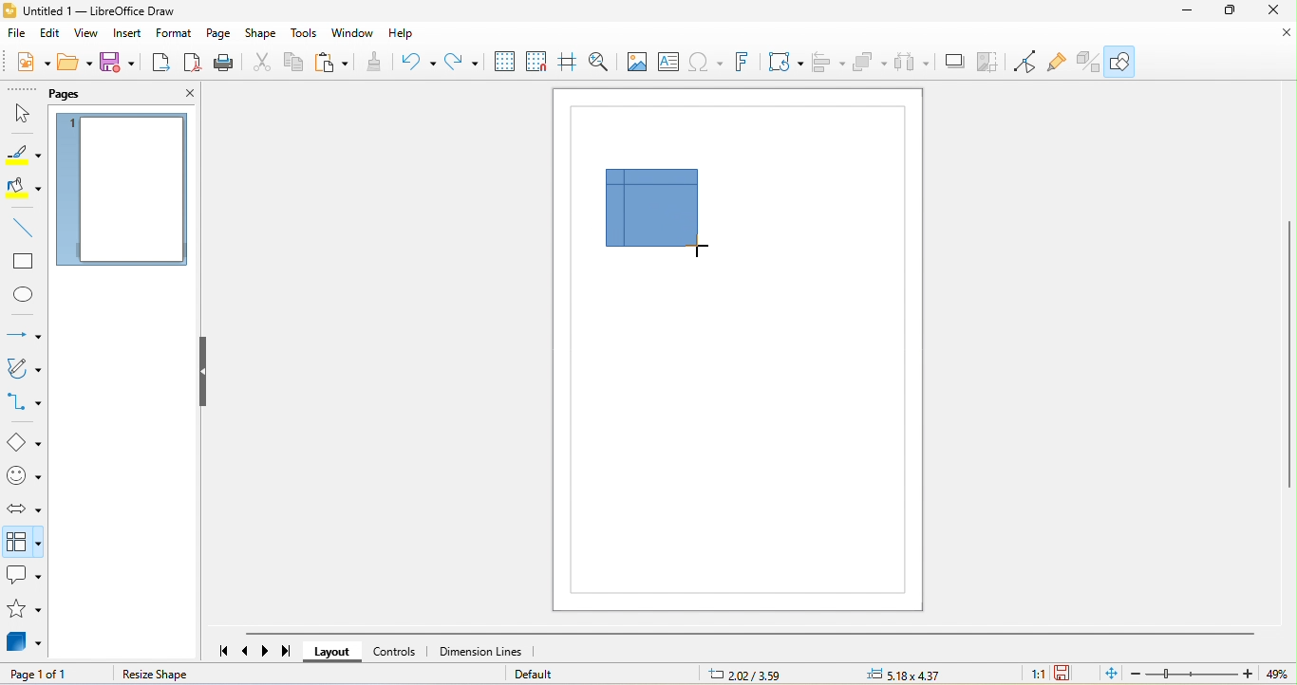  I want to click on default, so click(550, 674).